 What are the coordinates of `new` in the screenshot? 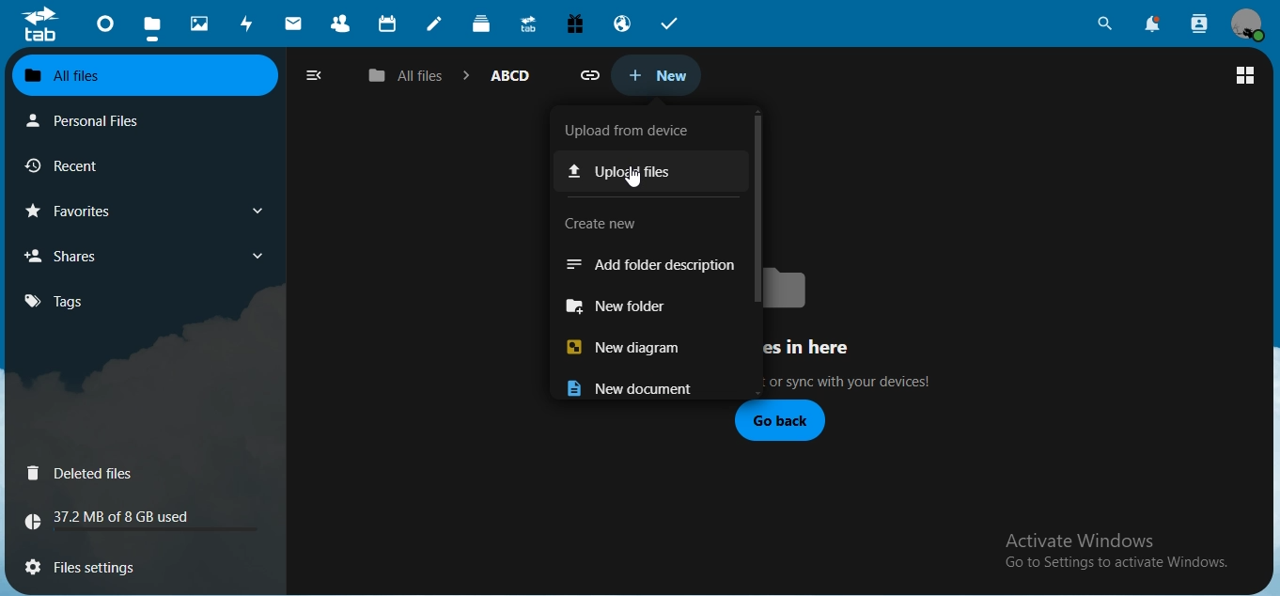 It's located at (654, 74).